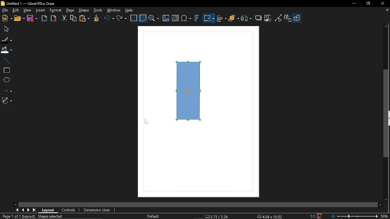  What do you see at coordinates (5, 10) in the screenshot?
I see `File` at bounding box center [5, 10].